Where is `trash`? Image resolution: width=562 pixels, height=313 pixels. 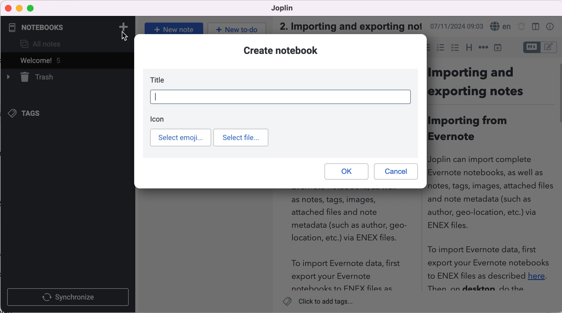
trash is located at coordinates (39, 77).